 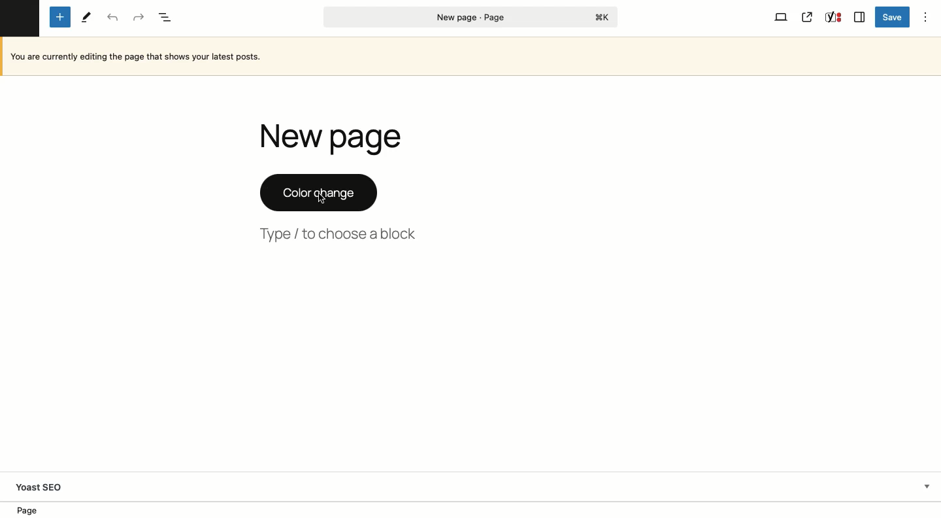 I want to click on Save, so click(x=893, y=18).